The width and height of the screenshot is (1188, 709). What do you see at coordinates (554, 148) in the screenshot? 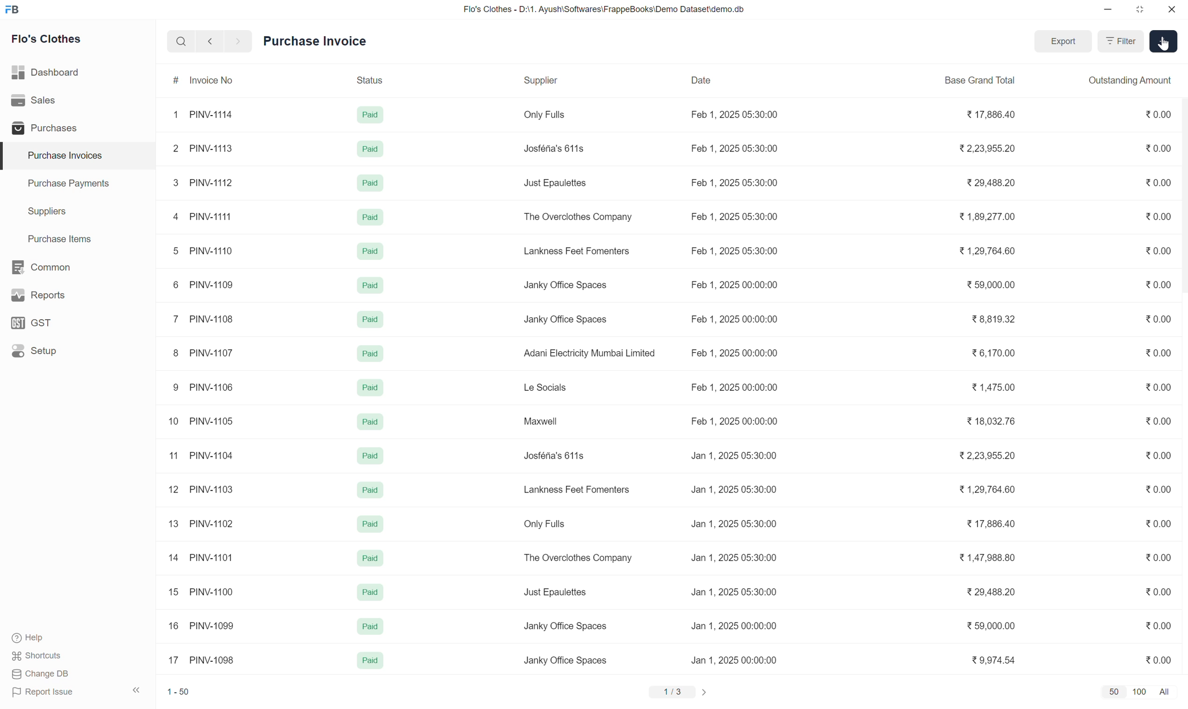
I see `Josféna's 611s` at bounding box center [554, 148].